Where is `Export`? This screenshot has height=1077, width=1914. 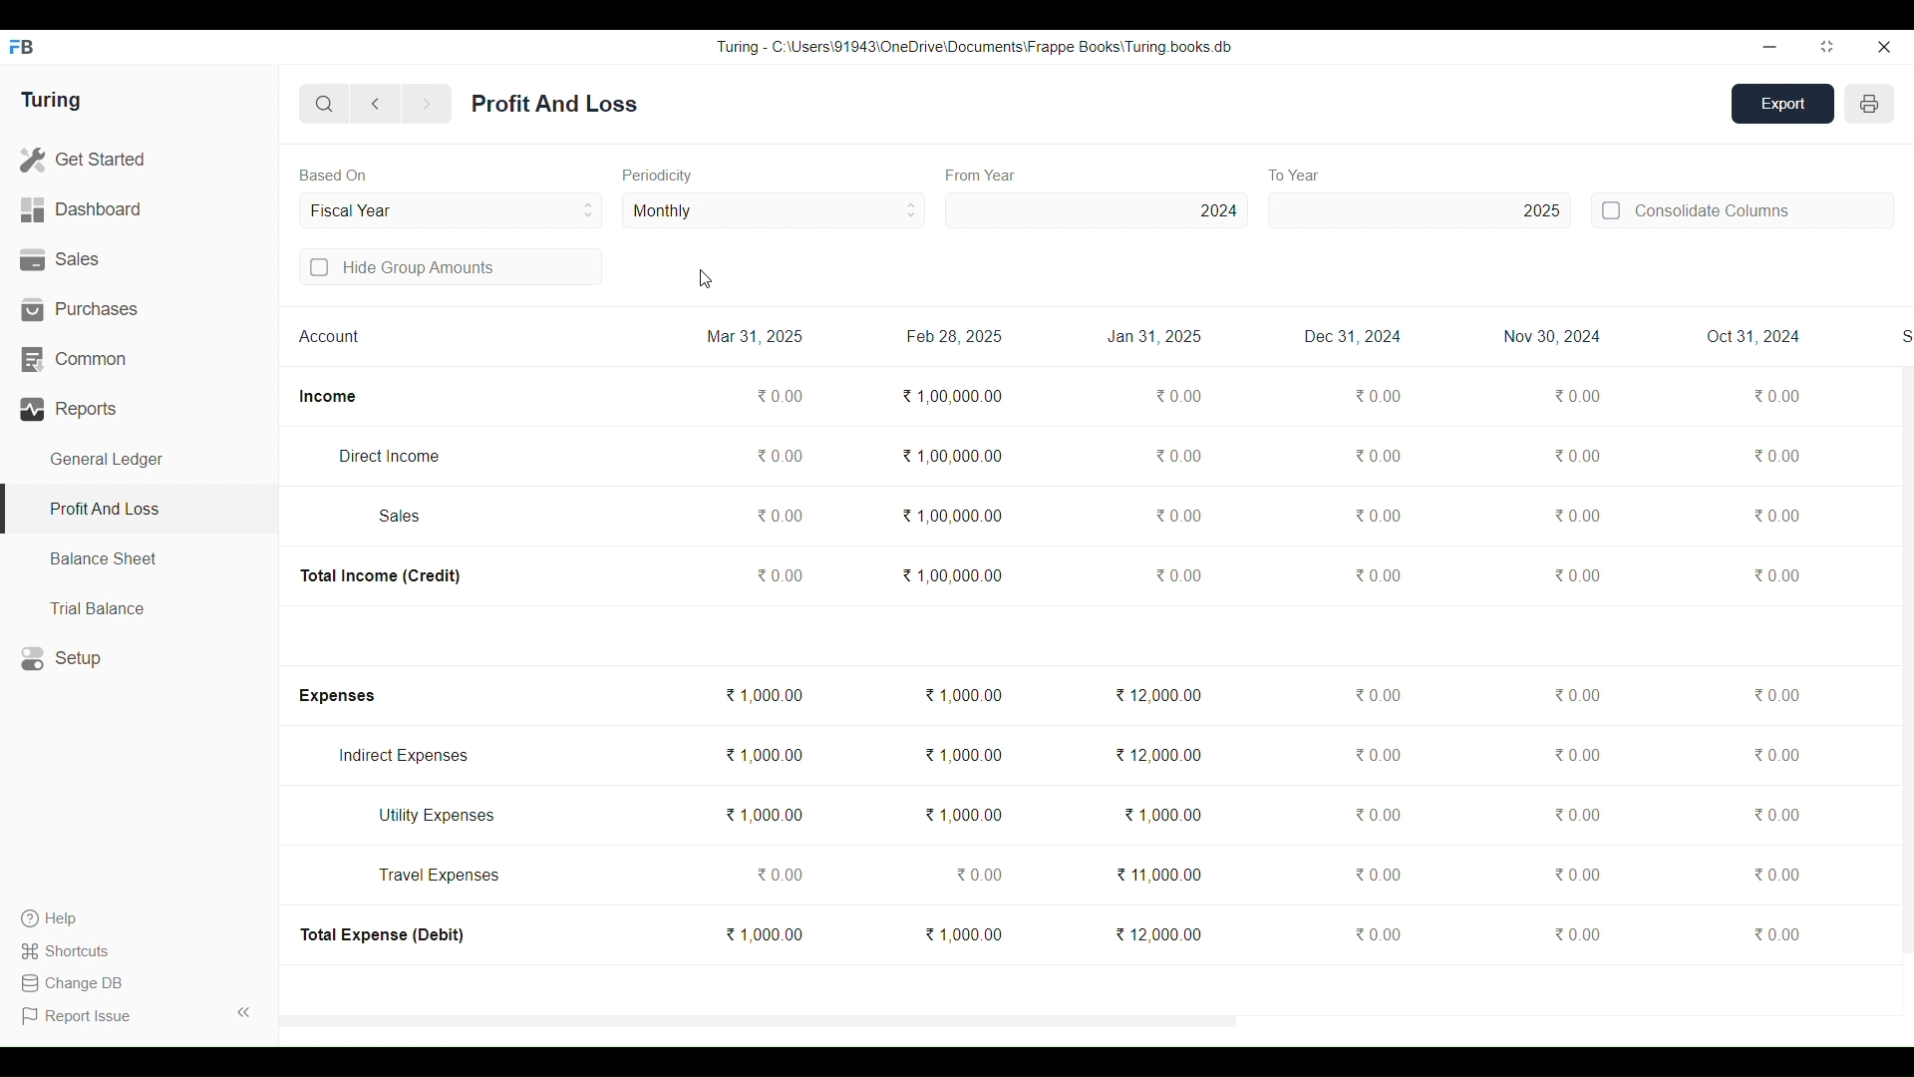 Export is located at coordinates (1783, 104).